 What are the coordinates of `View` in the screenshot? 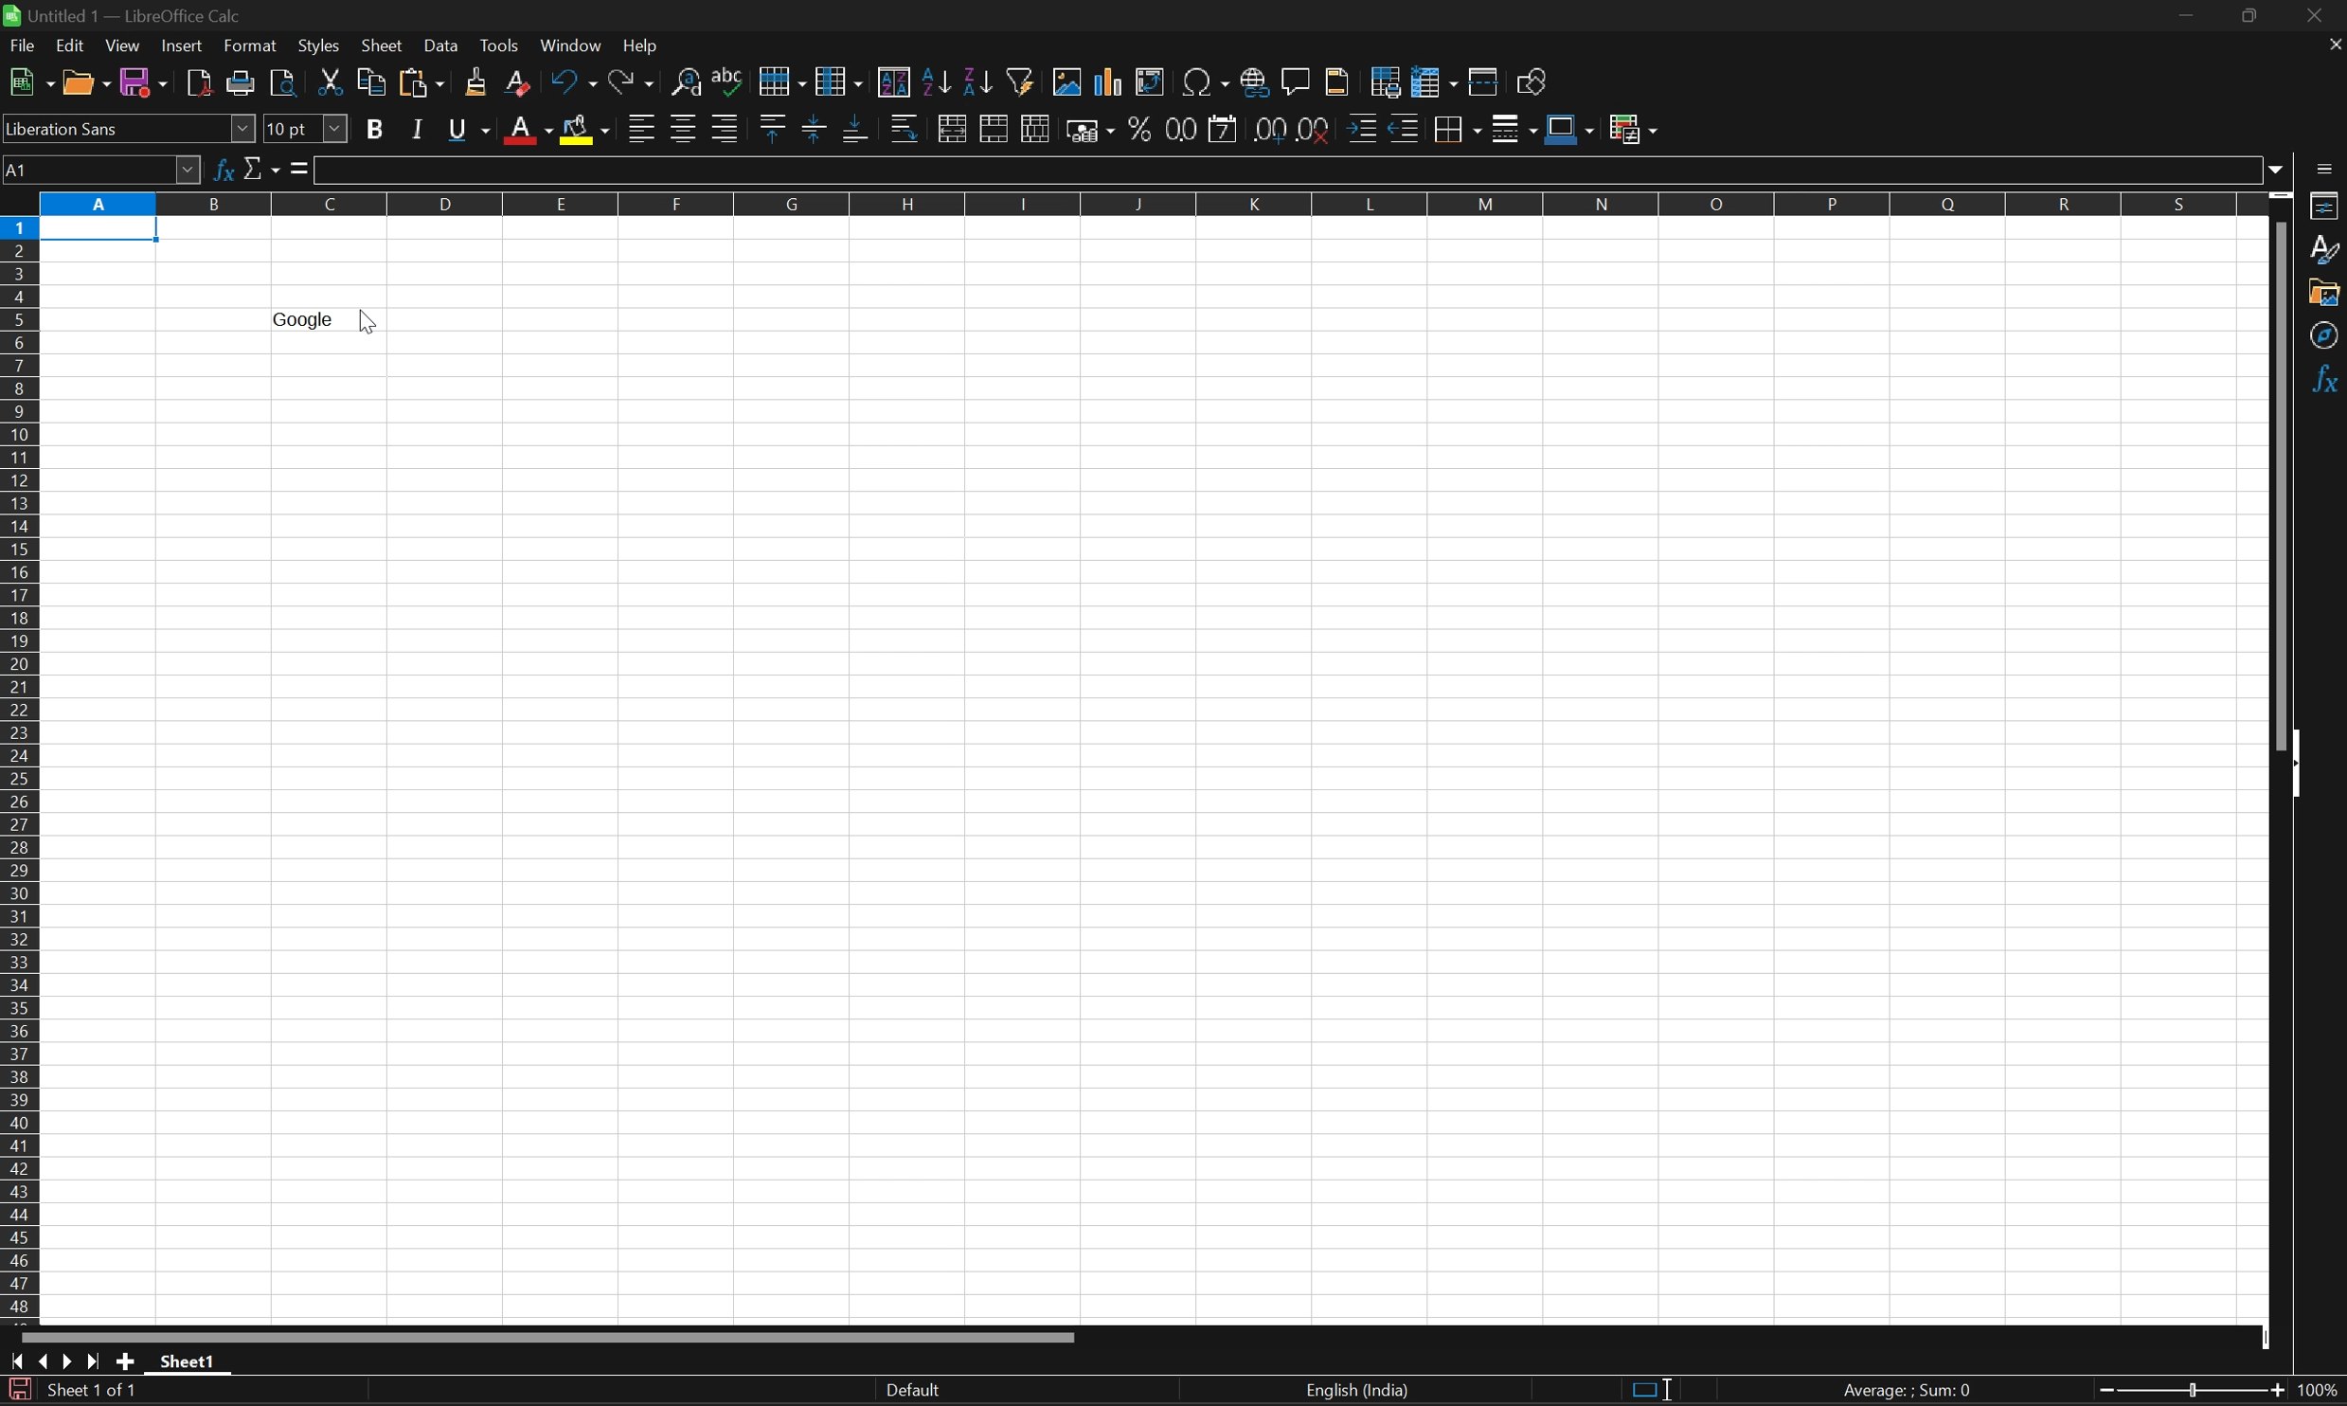 It's located at (122, 47).